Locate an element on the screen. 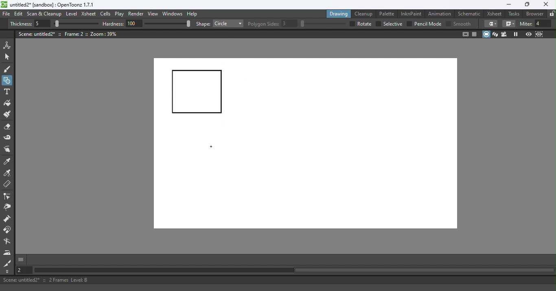 Image resolution: width=556 pixels, height=291 pixels. checkbox is located at coordinates (351, 24).